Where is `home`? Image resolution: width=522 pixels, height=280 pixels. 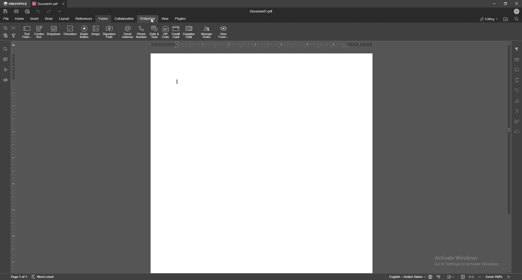 home is located at coordinates (19, 19).